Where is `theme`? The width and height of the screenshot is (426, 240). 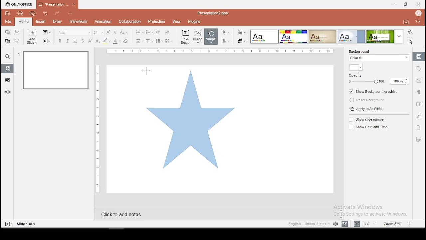
theme is located at coordinates (322, 37).